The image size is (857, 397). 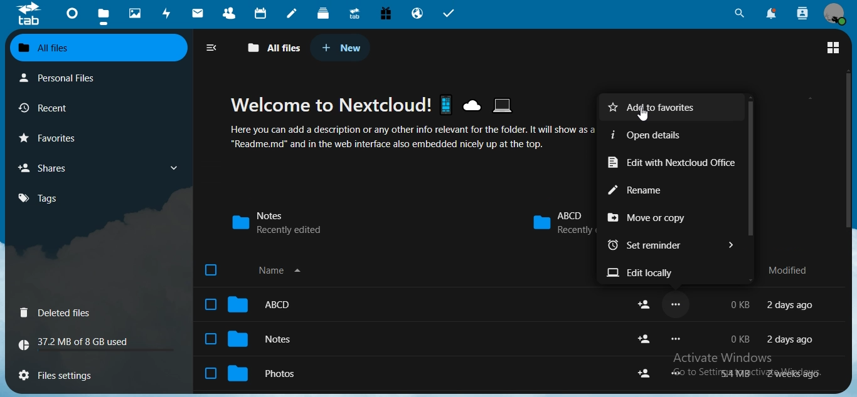 What do you see at coordinates (656, 108) in the screenshot?
I see `add to favorites` at bounding box center [656, 108].